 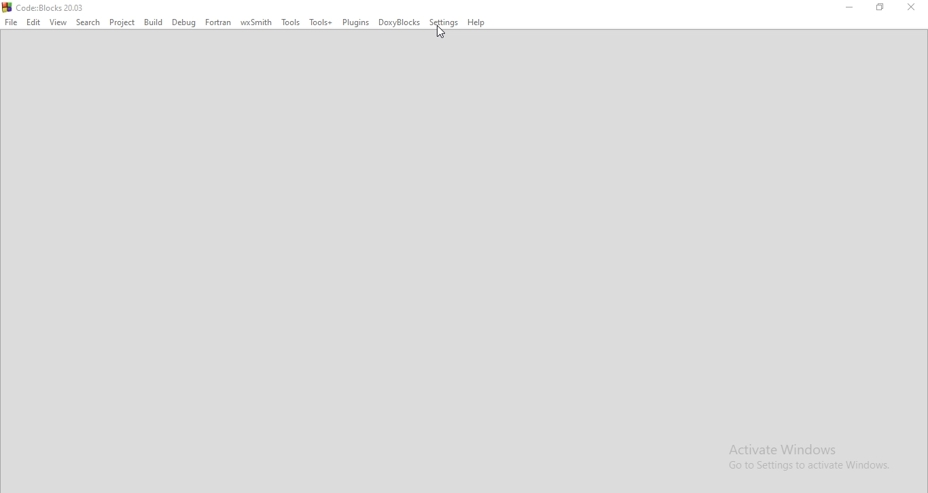 What do you see at coordinates (444, 23) in the screenshot?
I see `Settings` at bounding box center [444, 23].